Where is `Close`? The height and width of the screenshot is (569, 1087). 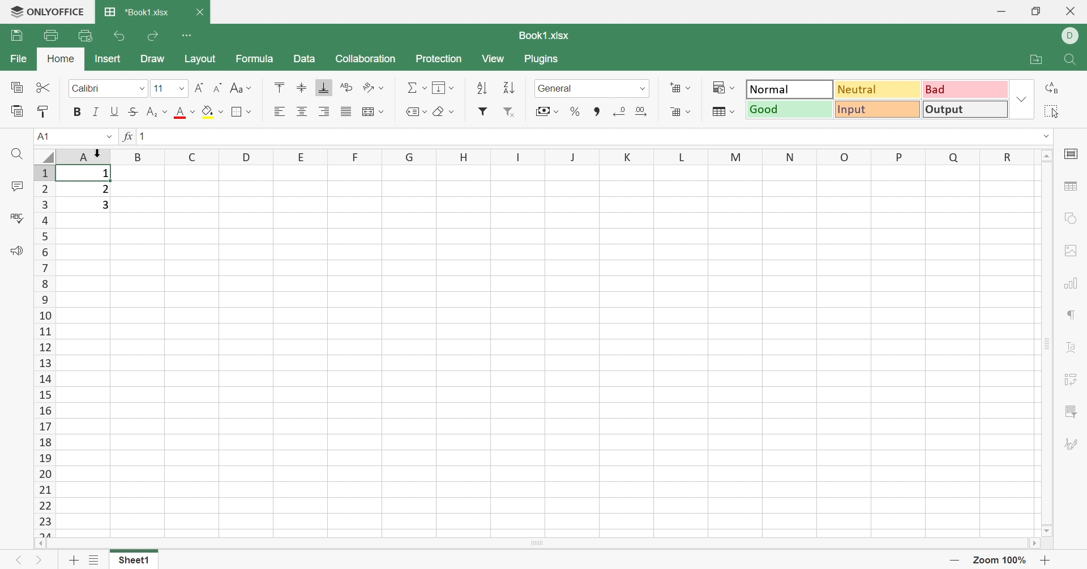 Close is located at coordinates (199, 12).